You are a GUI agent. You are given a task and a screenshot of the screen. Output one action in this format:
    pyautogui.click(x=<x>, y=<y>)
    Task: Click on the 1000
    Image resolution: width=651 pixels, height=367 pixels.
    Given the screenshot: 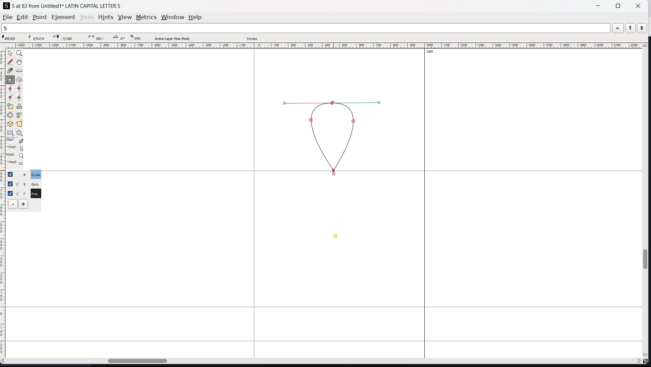 What is the action you would take?
    pyautogui.click(x=432, y=52)
    